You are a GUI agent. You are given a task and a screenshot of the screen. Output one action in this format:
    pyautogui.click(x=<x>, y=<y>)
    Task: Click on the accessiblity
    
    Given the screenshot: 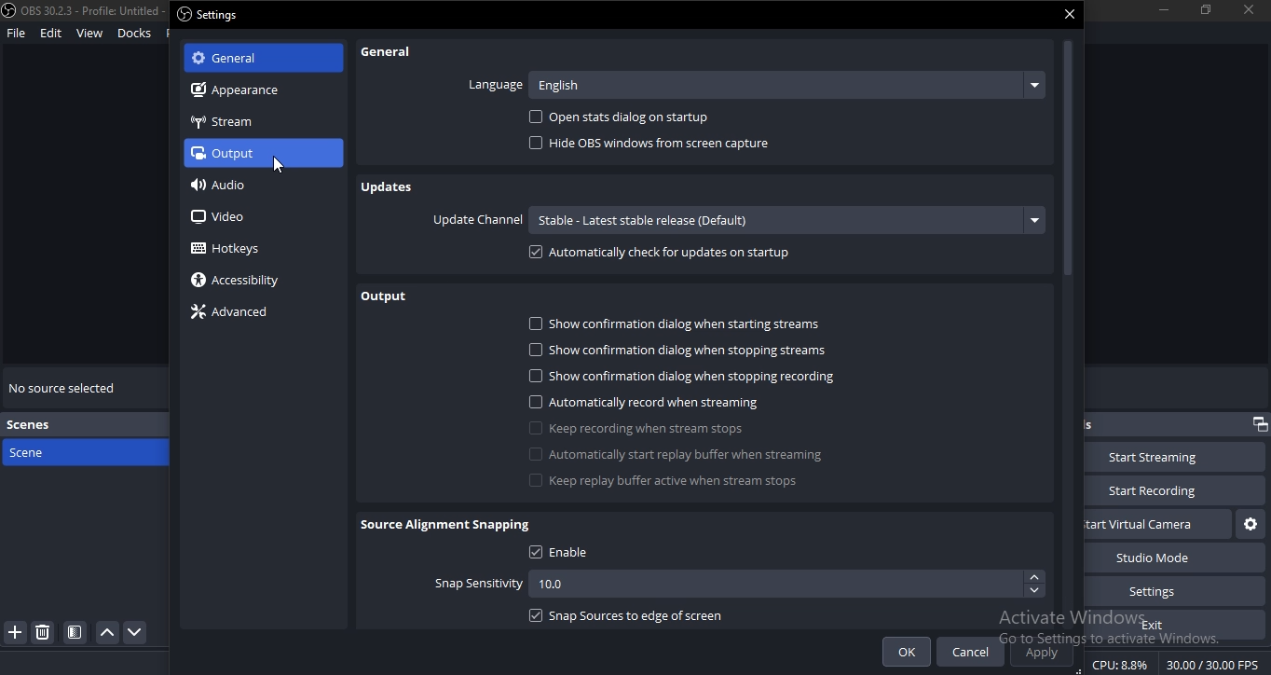 What is the action you would take?
    pyautogui.click(x=239, y=281)
    